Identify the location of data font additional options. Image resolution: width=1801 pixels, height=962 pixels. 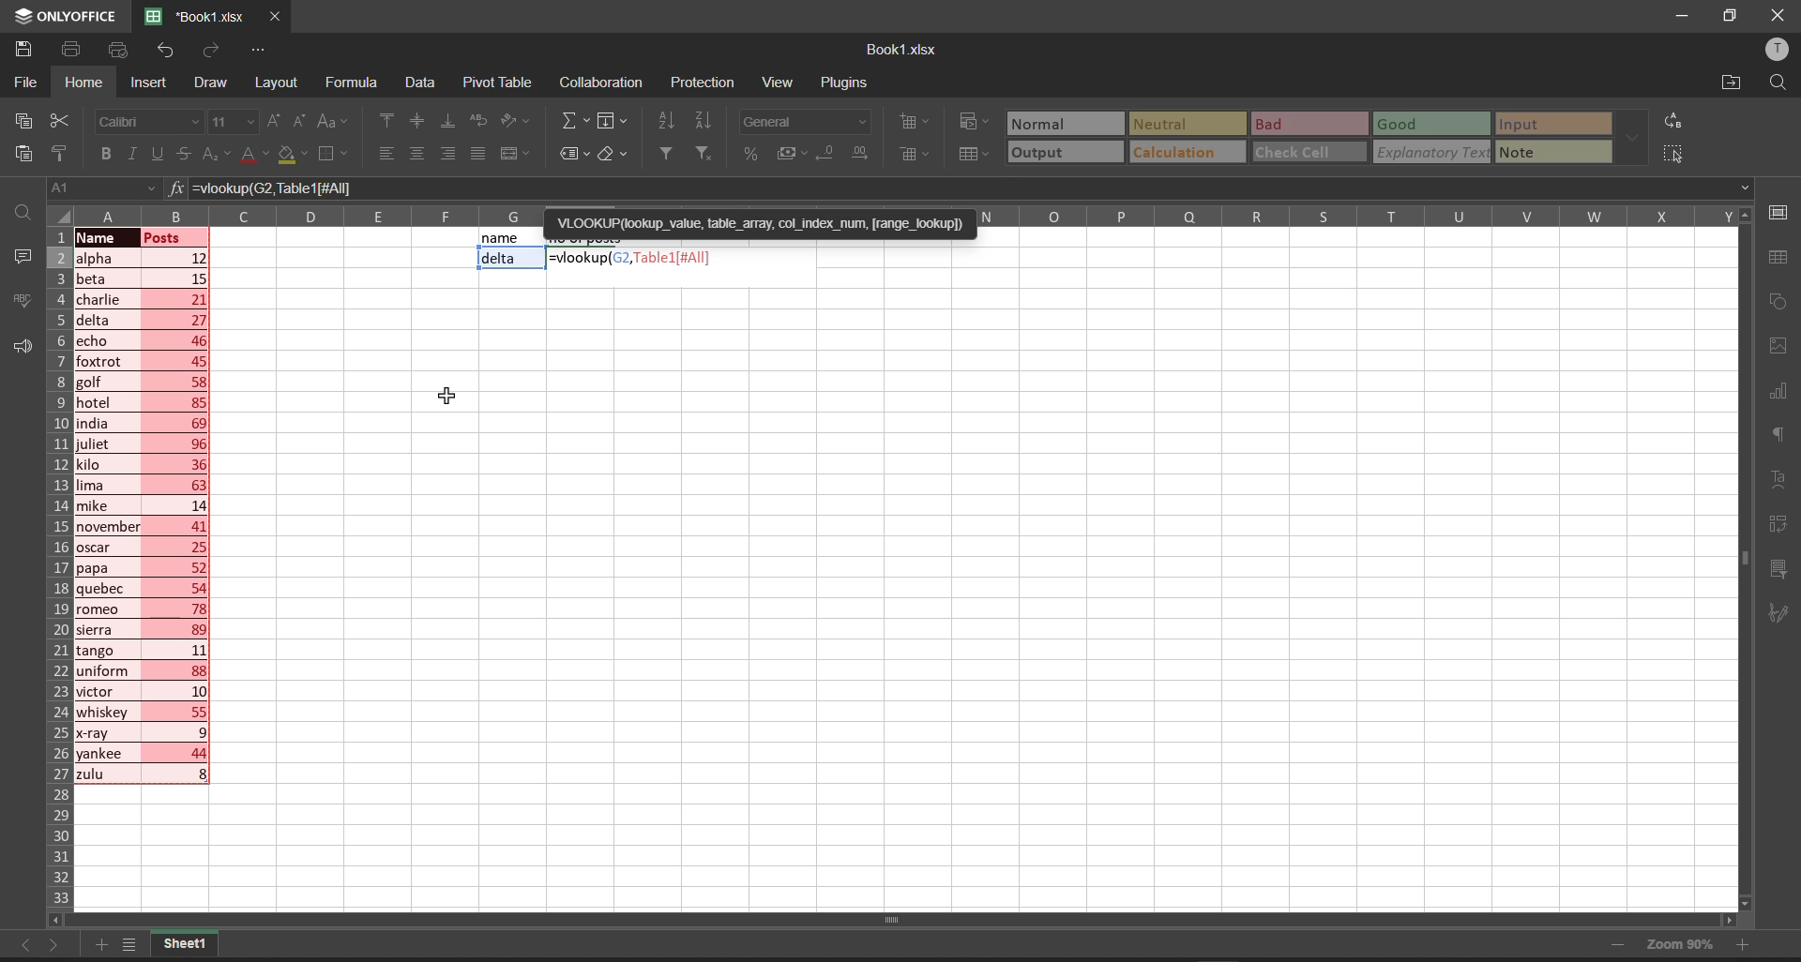
(1631, 133).